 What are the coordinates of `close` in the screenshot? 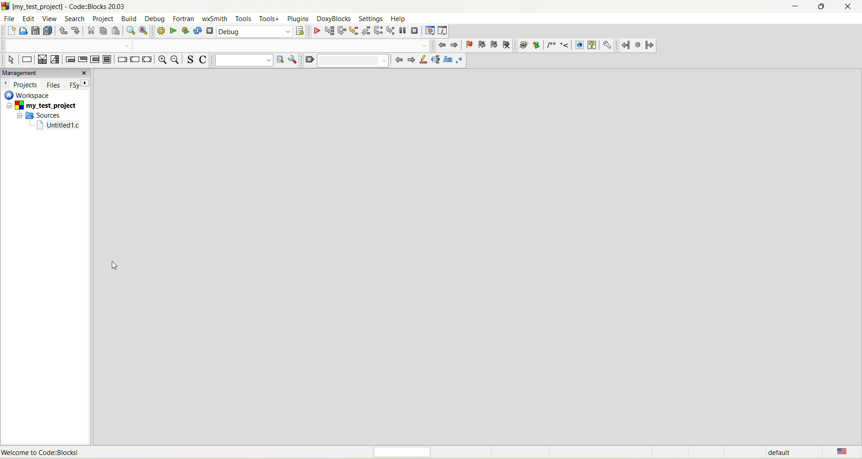 It's located at (852, 5).